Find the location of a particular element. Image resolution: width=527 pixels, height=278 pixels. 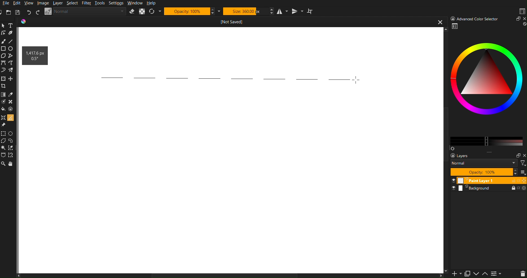

Size is located at coordinates (248, 11).